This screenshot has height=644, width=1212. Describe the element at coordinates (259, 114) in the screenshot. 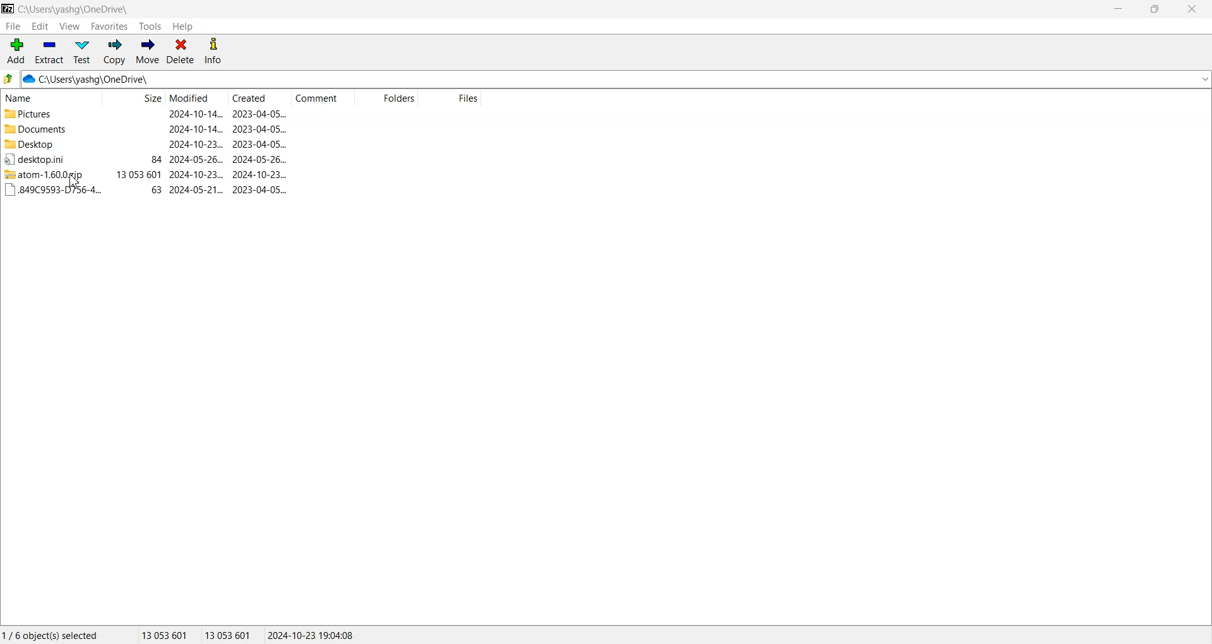

I see `2023-04-05` at that location.